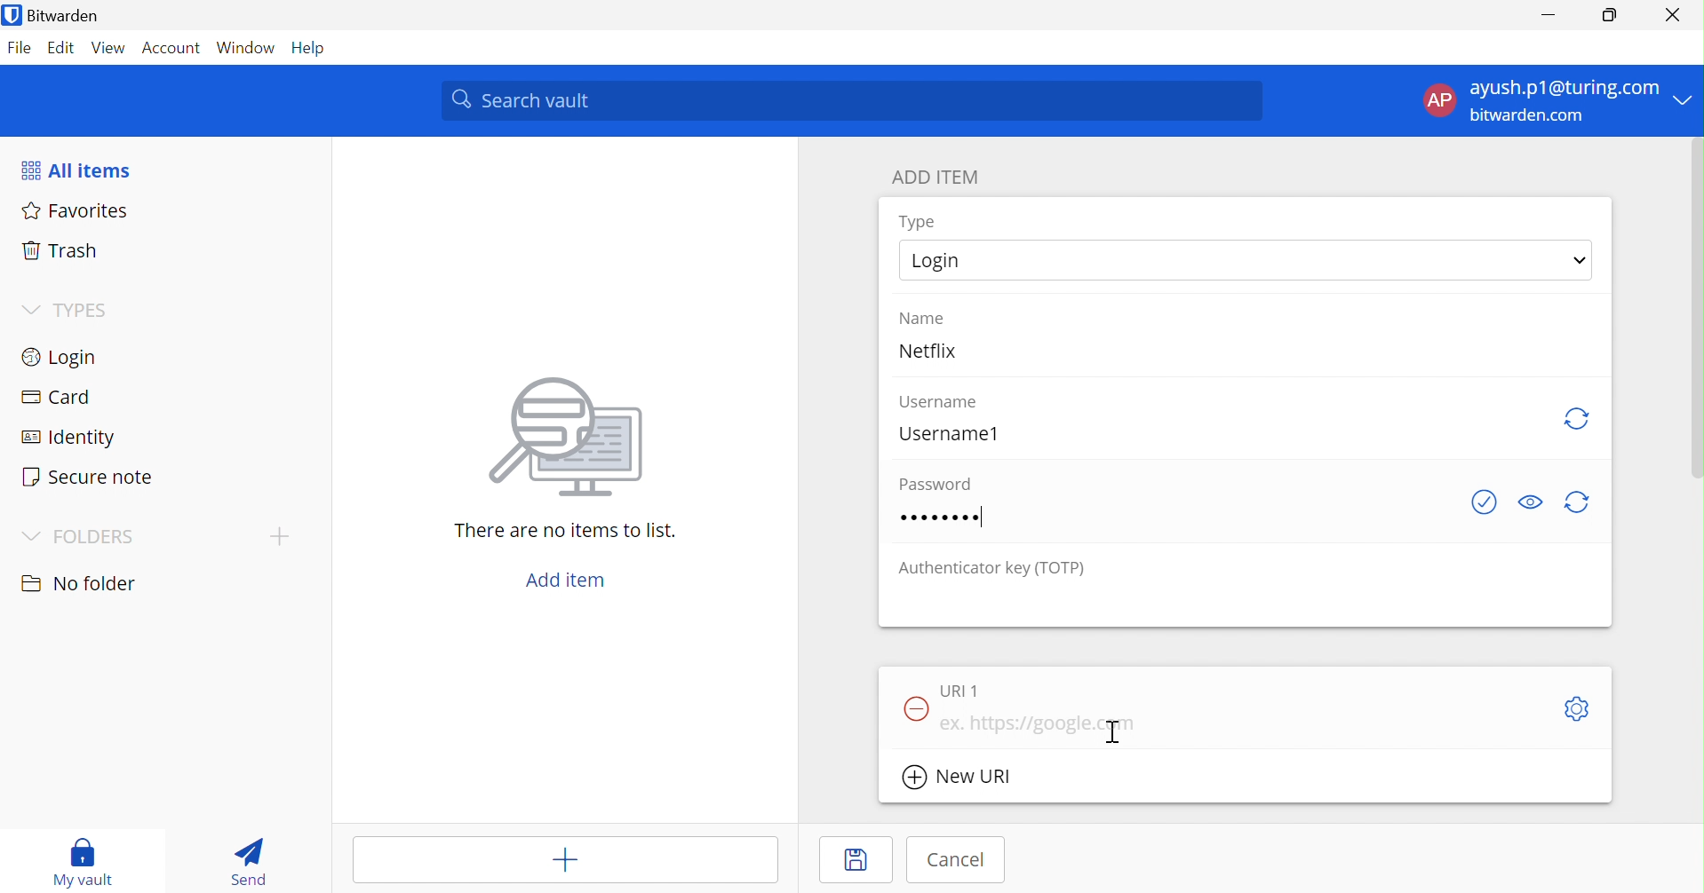 This screenshot has height=893, width=1704. What do you see at coordinates (849, 99) in the screenshot?
I see `Search vault` at bounding box center [849, 99].